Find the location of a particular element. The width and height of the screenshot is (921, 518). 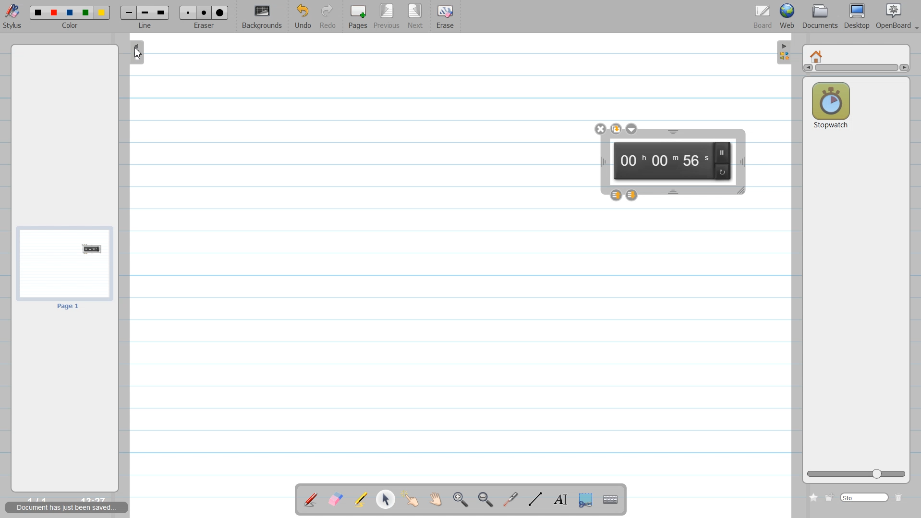

Delete is located at coordinates (901, 497).